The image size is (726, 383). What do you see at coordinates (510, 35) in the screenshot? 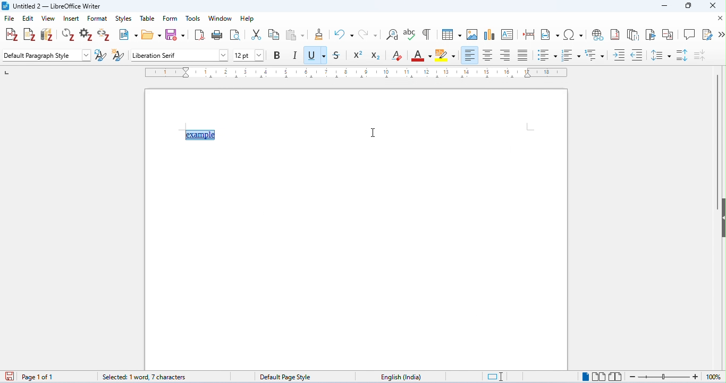
I see `insert text box` at bounding box center [510, 35].